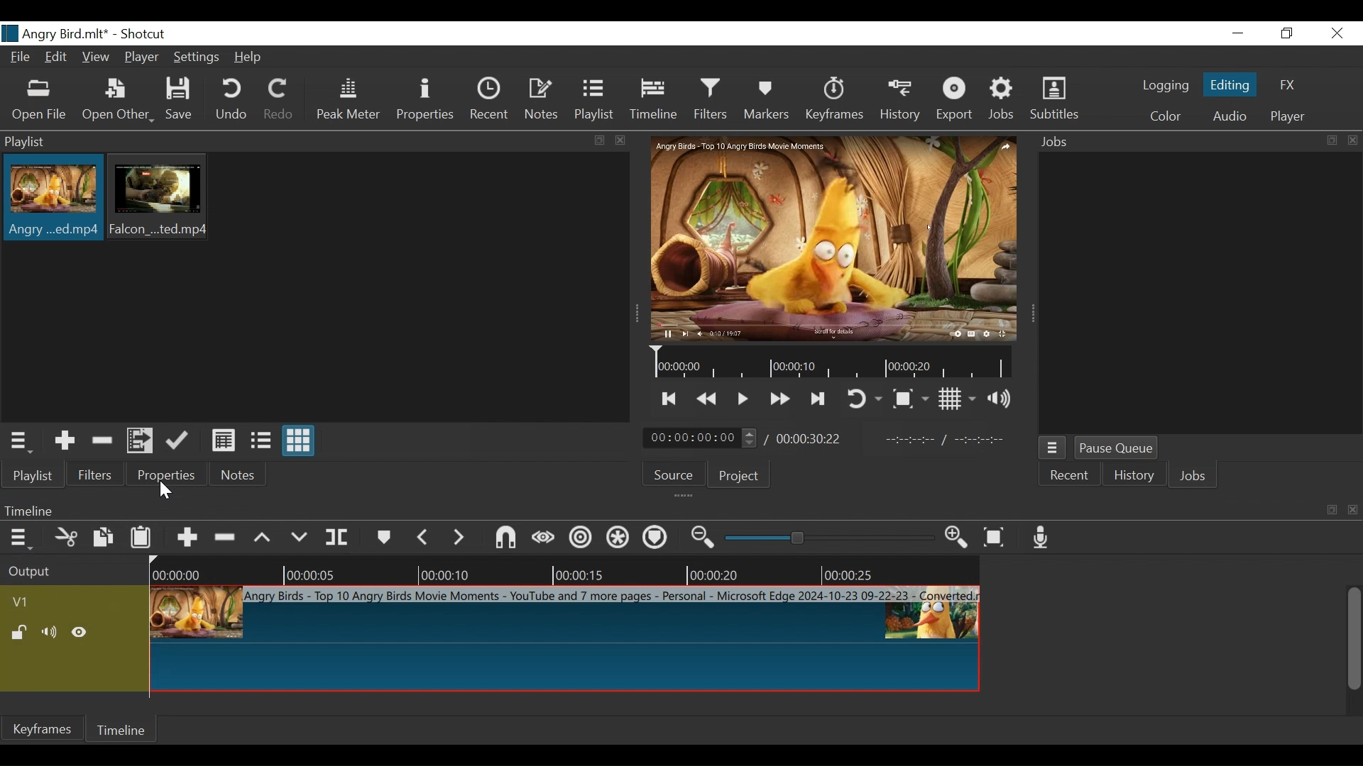 The image size is (1363, 766). What do you see at coordinates (1043, 538) in the screenshot?
I see `Record audio track` at bounding box center [1043, 538].